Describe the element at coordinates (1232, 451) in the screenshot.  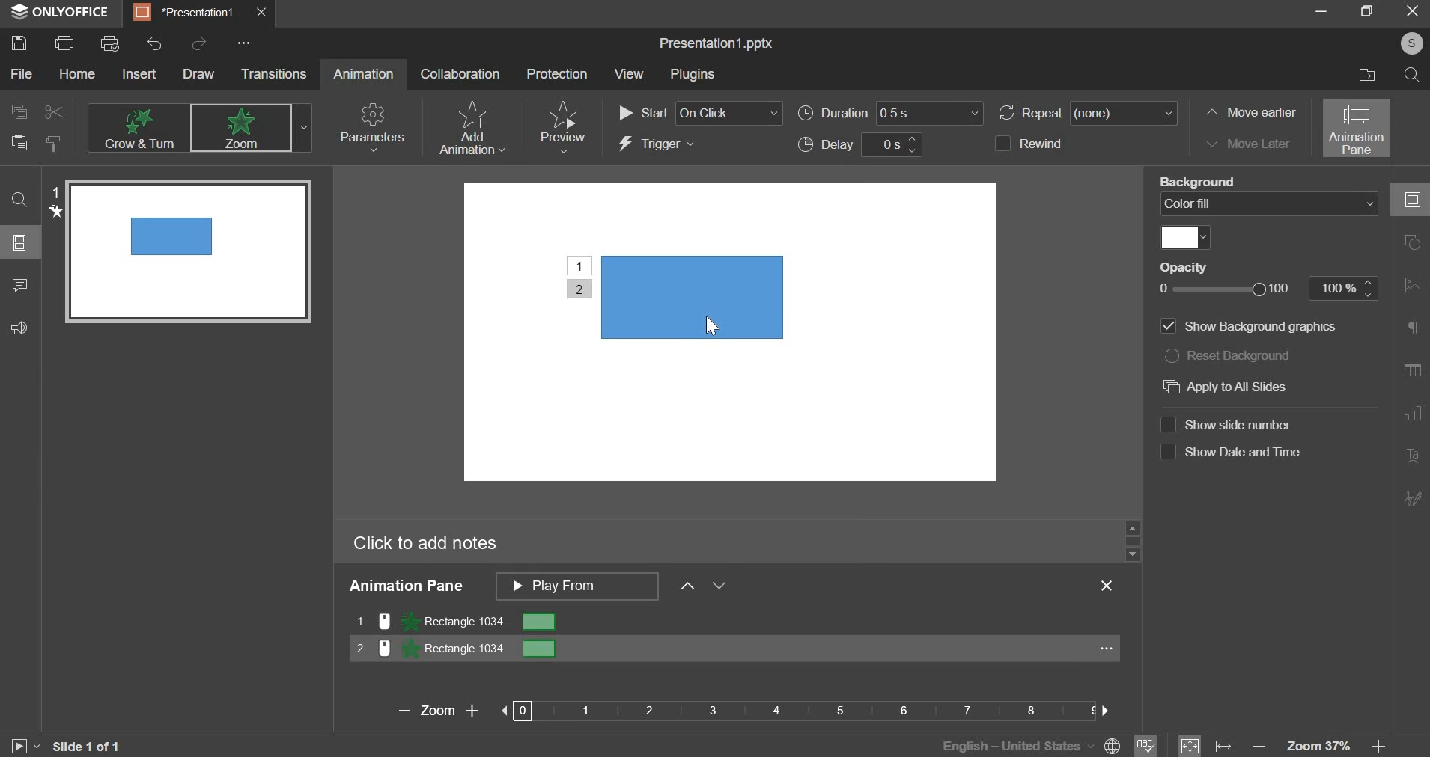
I see `Show date and time` at that location.